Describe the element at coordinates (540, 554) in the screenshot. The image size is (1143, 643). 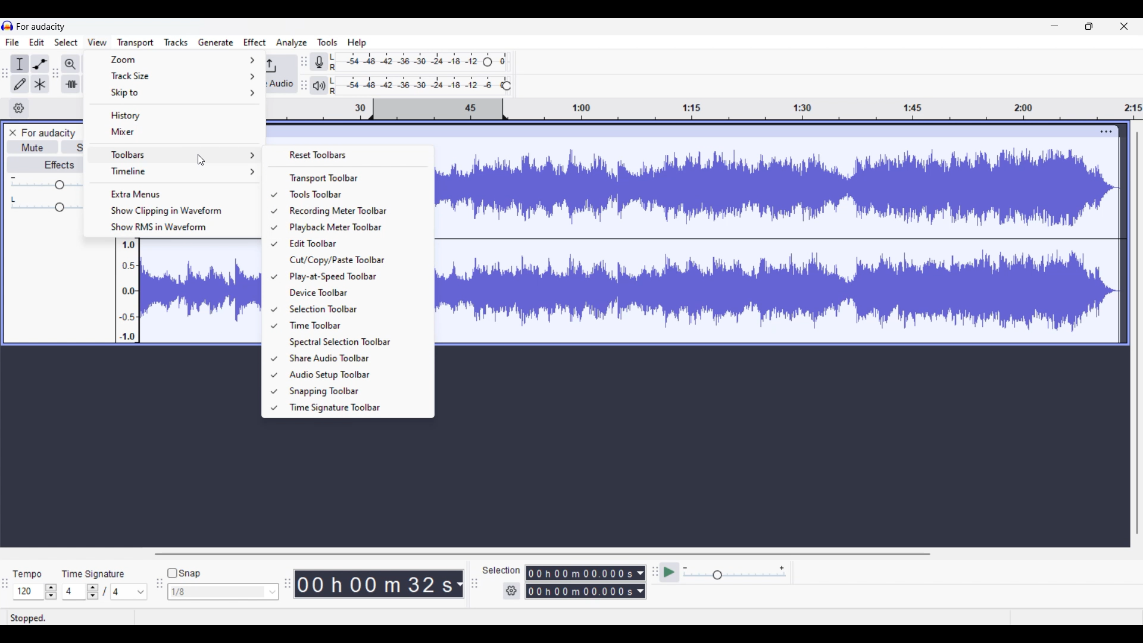
I see `Horizontal slide bar` at that location.